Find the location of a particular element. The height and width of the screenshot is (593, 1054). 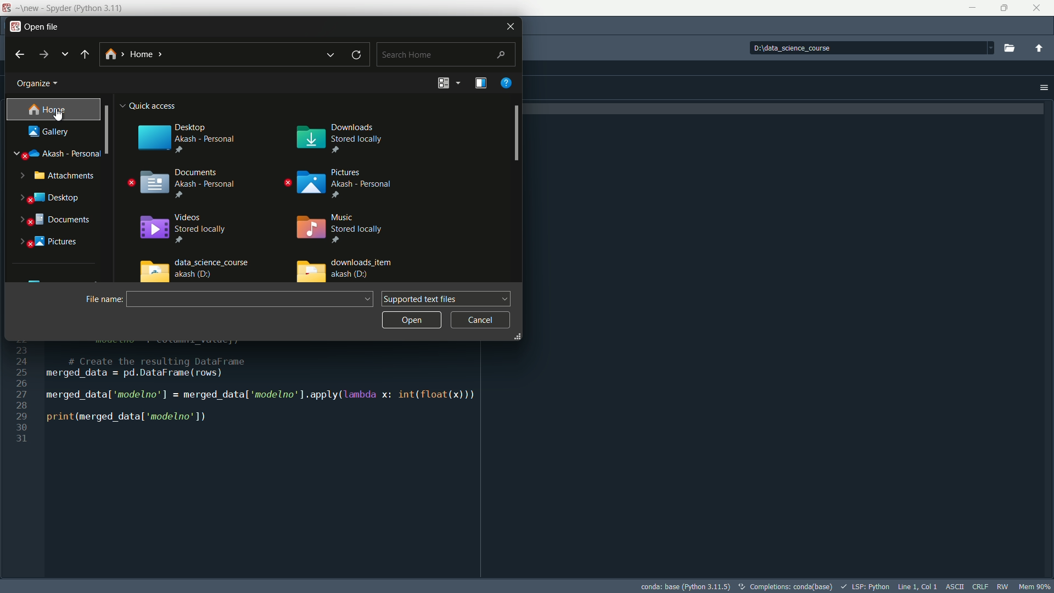

refresh is located at coordinates (360, 55).